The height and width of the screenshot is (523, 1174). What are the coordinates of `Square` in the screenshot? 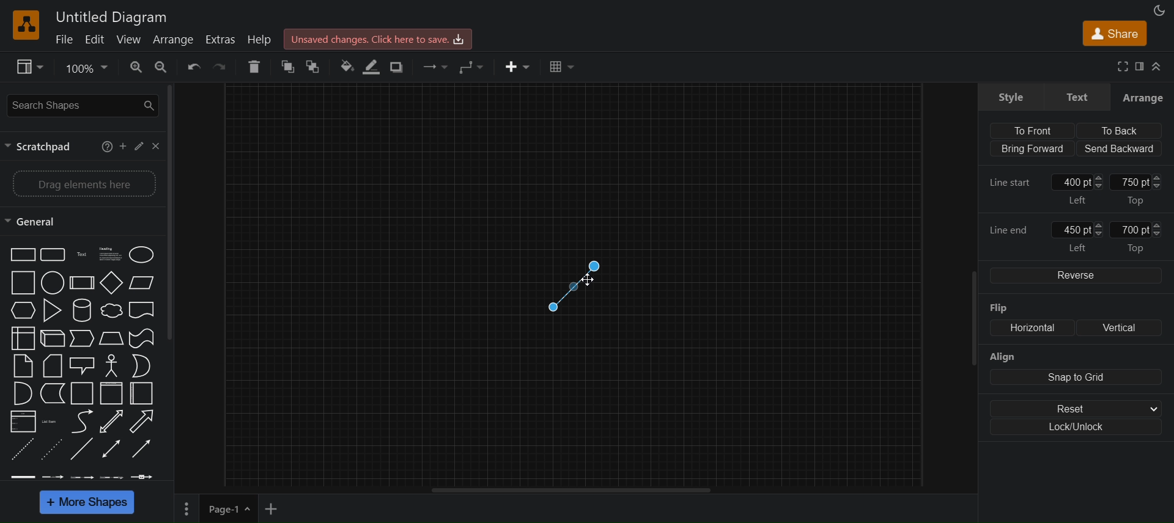 It's located at (21, 282).